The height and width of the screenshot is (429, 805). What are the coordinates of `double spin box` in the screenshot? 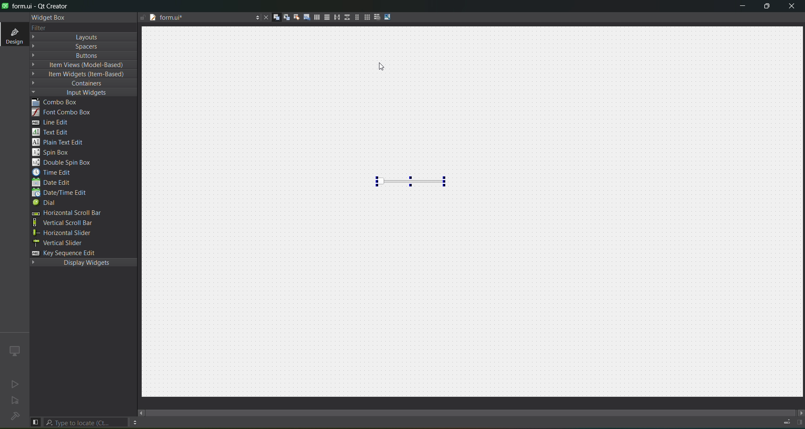 It's located at (70, 162).